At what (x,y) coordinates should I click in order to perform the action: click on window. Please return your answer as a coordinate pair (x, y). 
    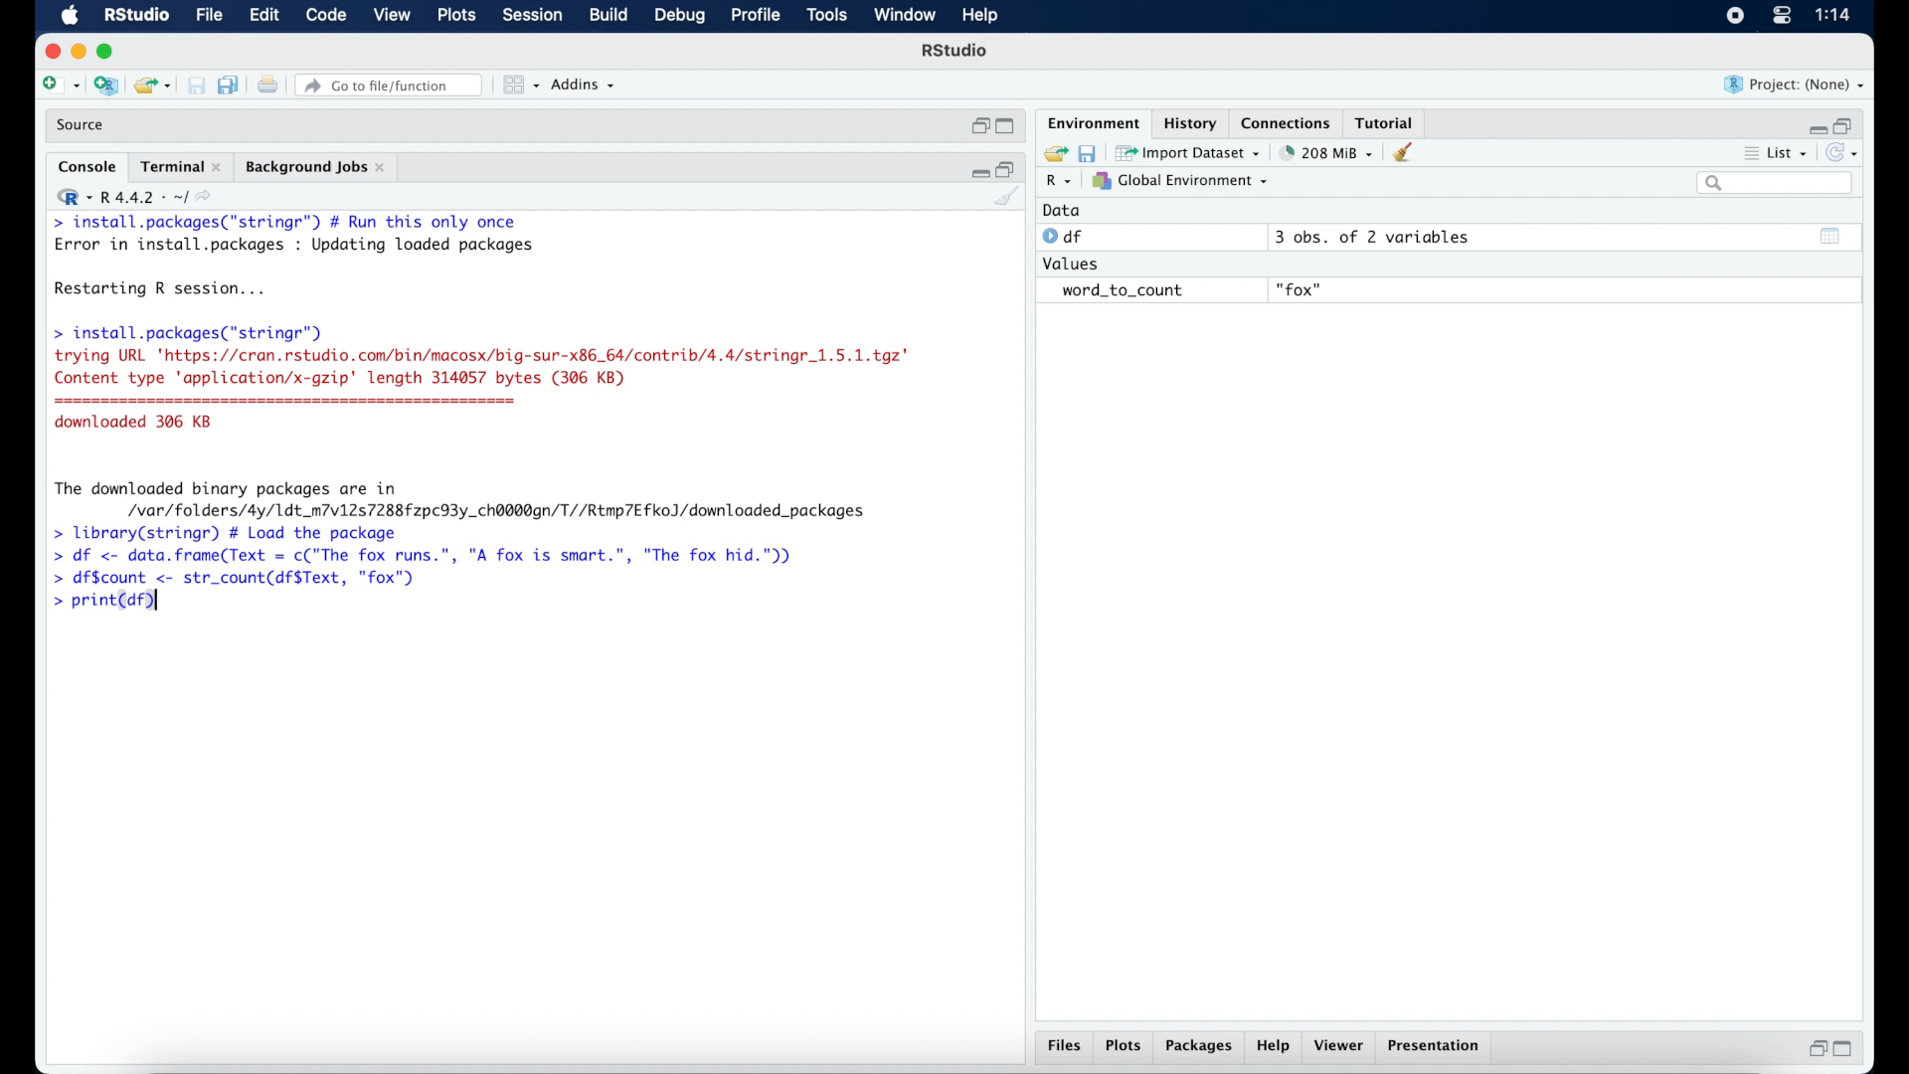
    Looking at the image, I should click on (905, 16).